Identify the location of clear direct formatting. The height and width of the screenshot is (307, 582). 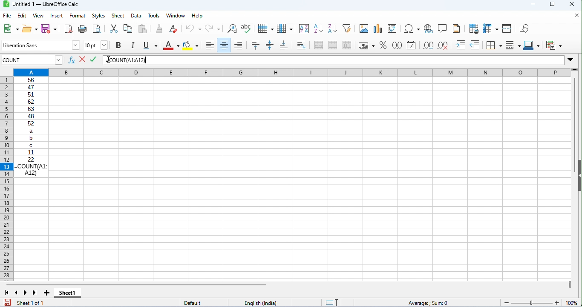
(173, 29).